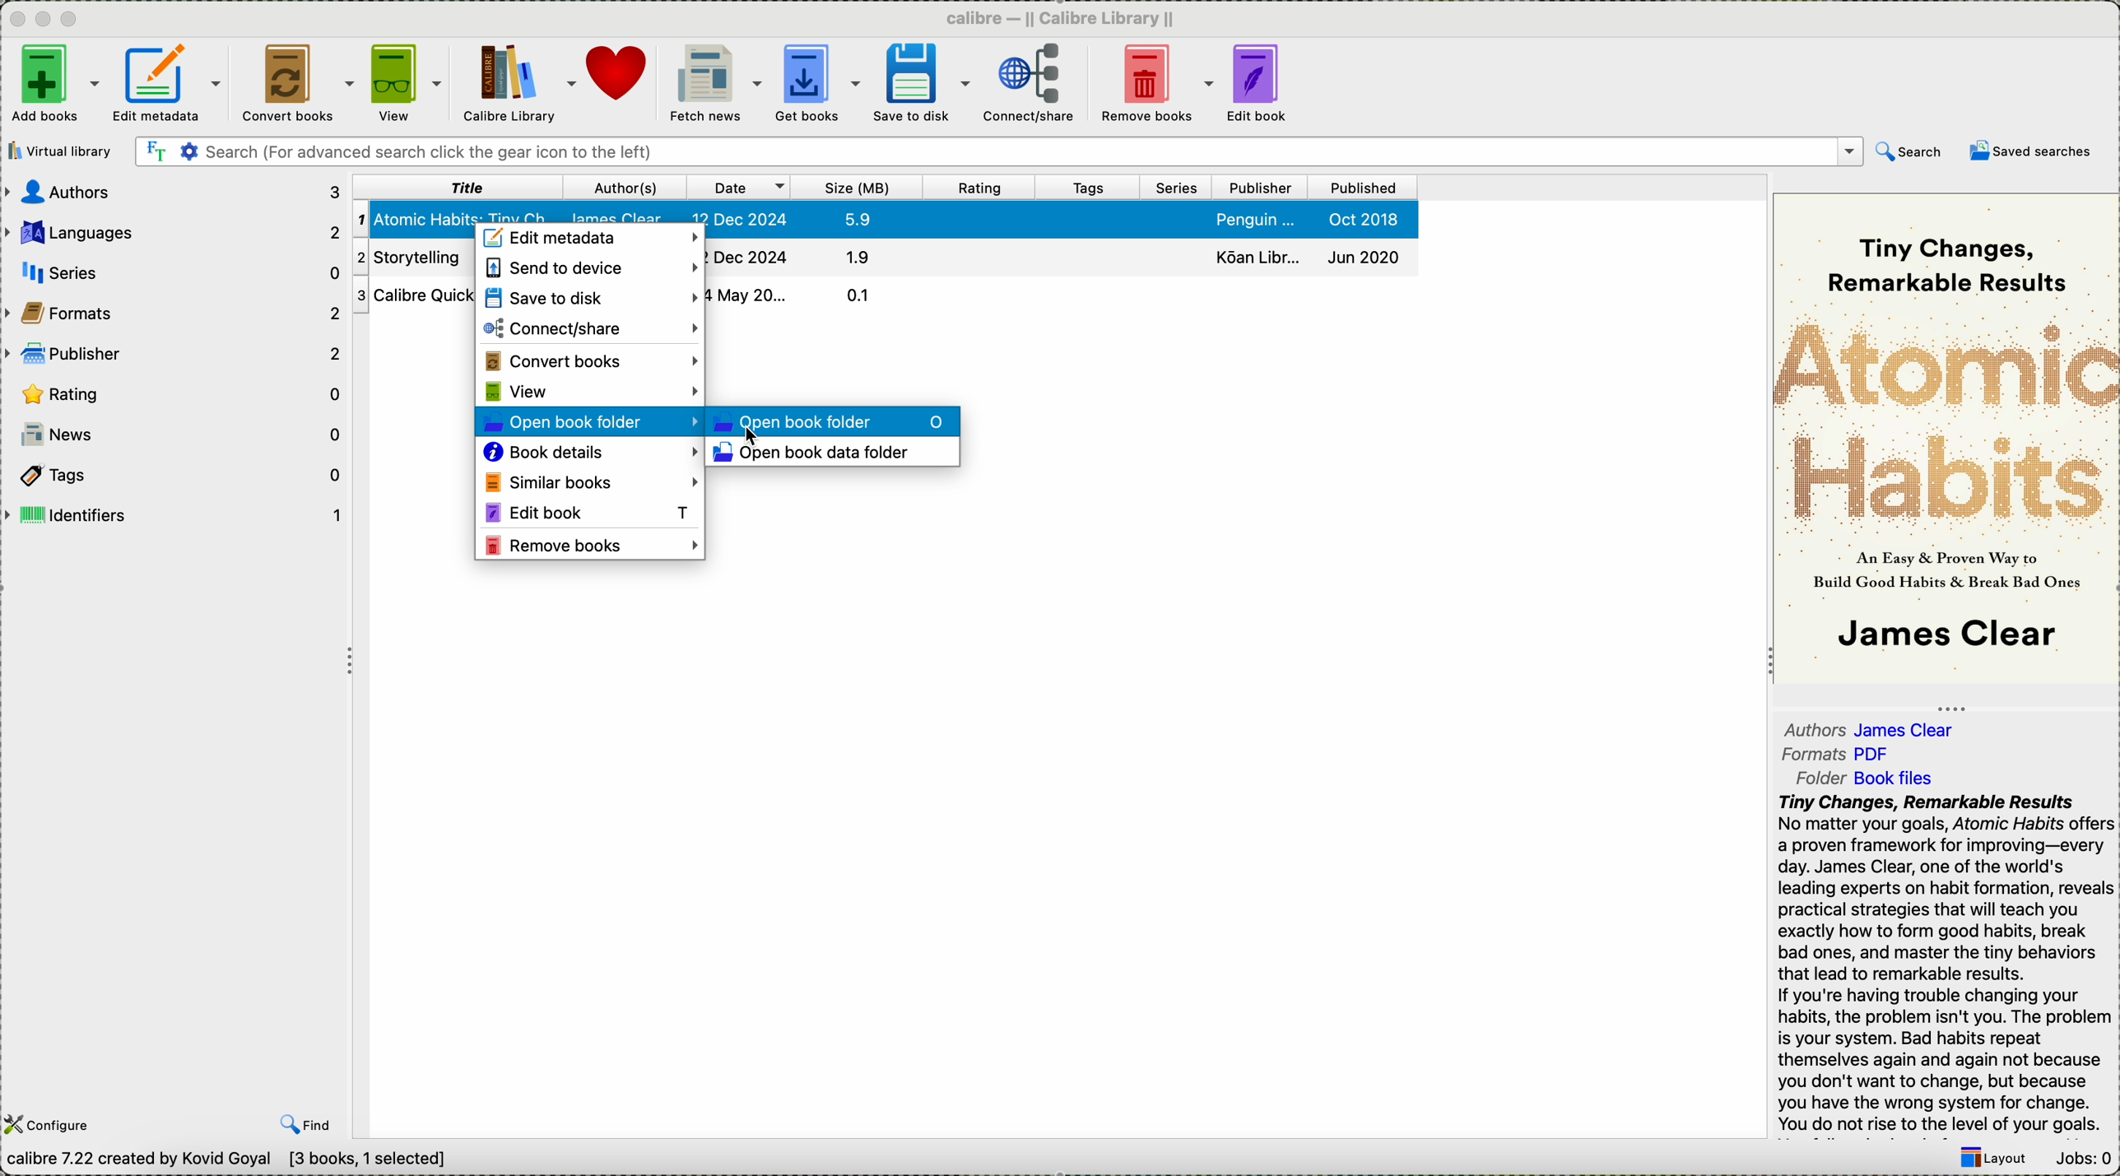 The width and height of the screenshot is (2120, 1176). Describe the element at coordinates (587, 511) in the screenshot. I see `edit book` at that location.